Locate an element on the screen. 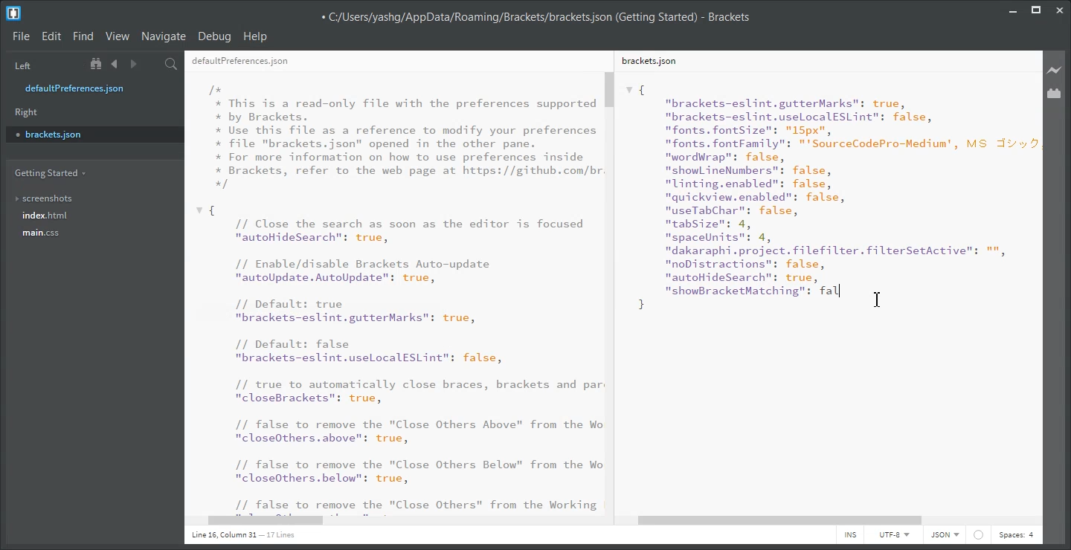 The width and height of the screenshot is (1071, 550). Horizontal Scroll Bar is located at coordinates (830, 521).